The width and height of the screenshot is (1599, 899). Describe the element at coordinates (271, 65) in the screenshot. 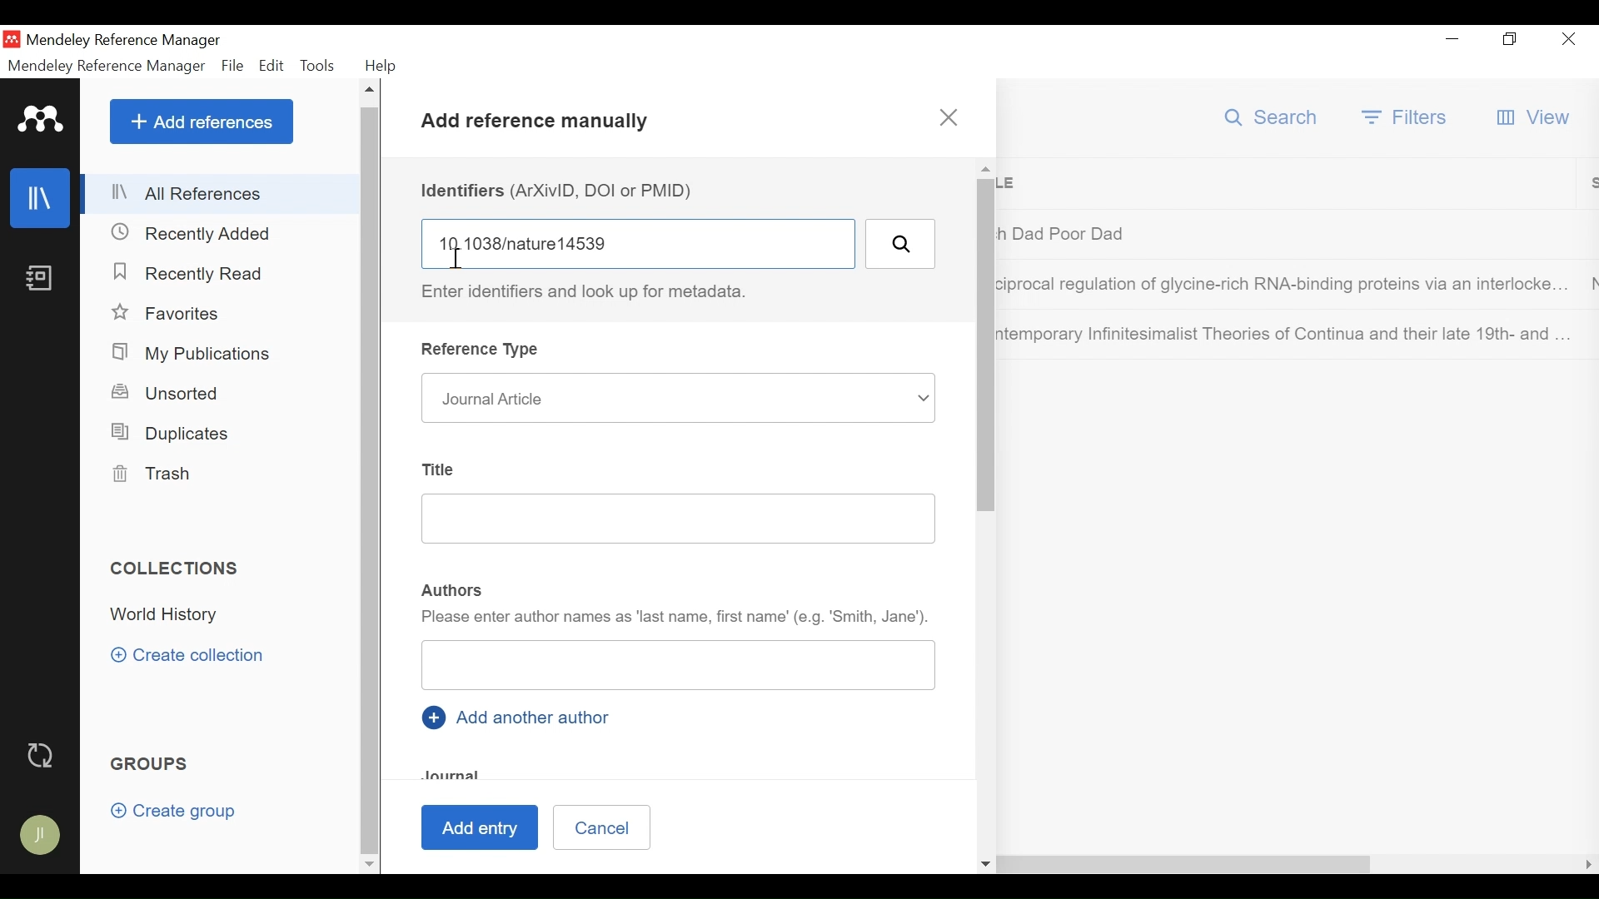

I see `Edit ` at that location.